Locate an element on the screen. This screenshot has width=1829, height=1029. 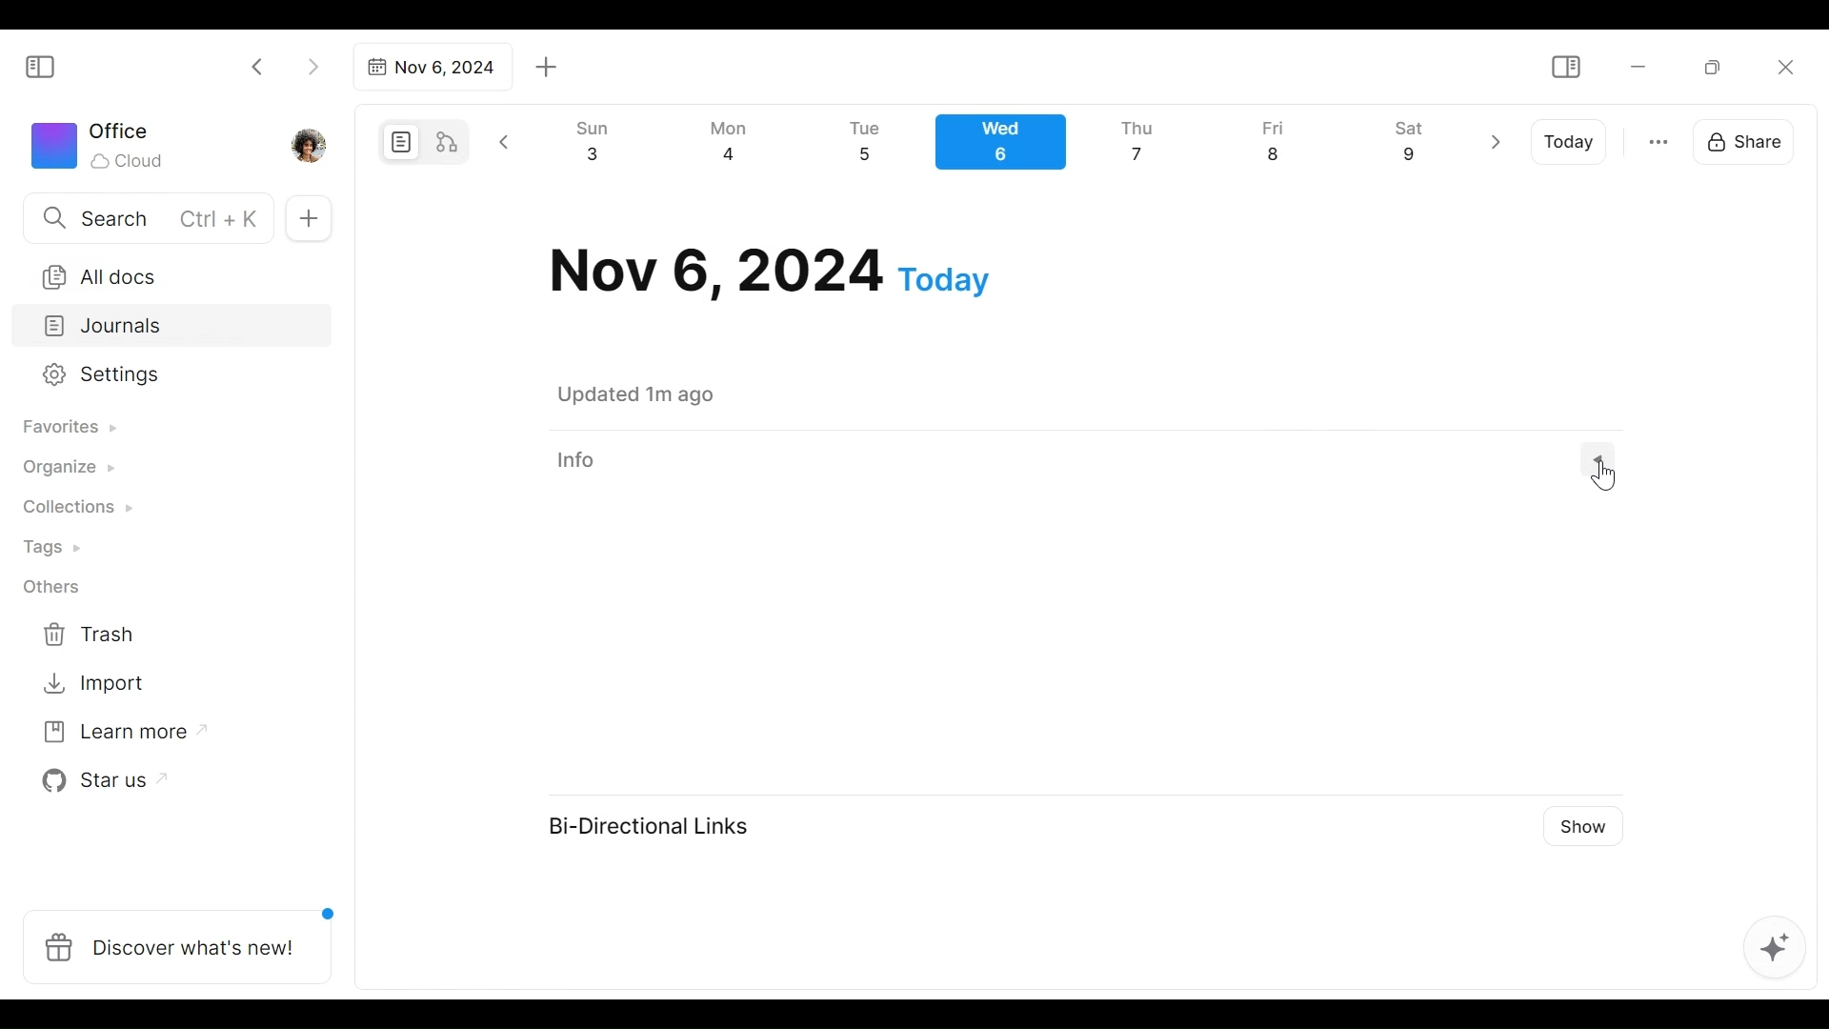
Click to go back is located at coordinates (258, 65).